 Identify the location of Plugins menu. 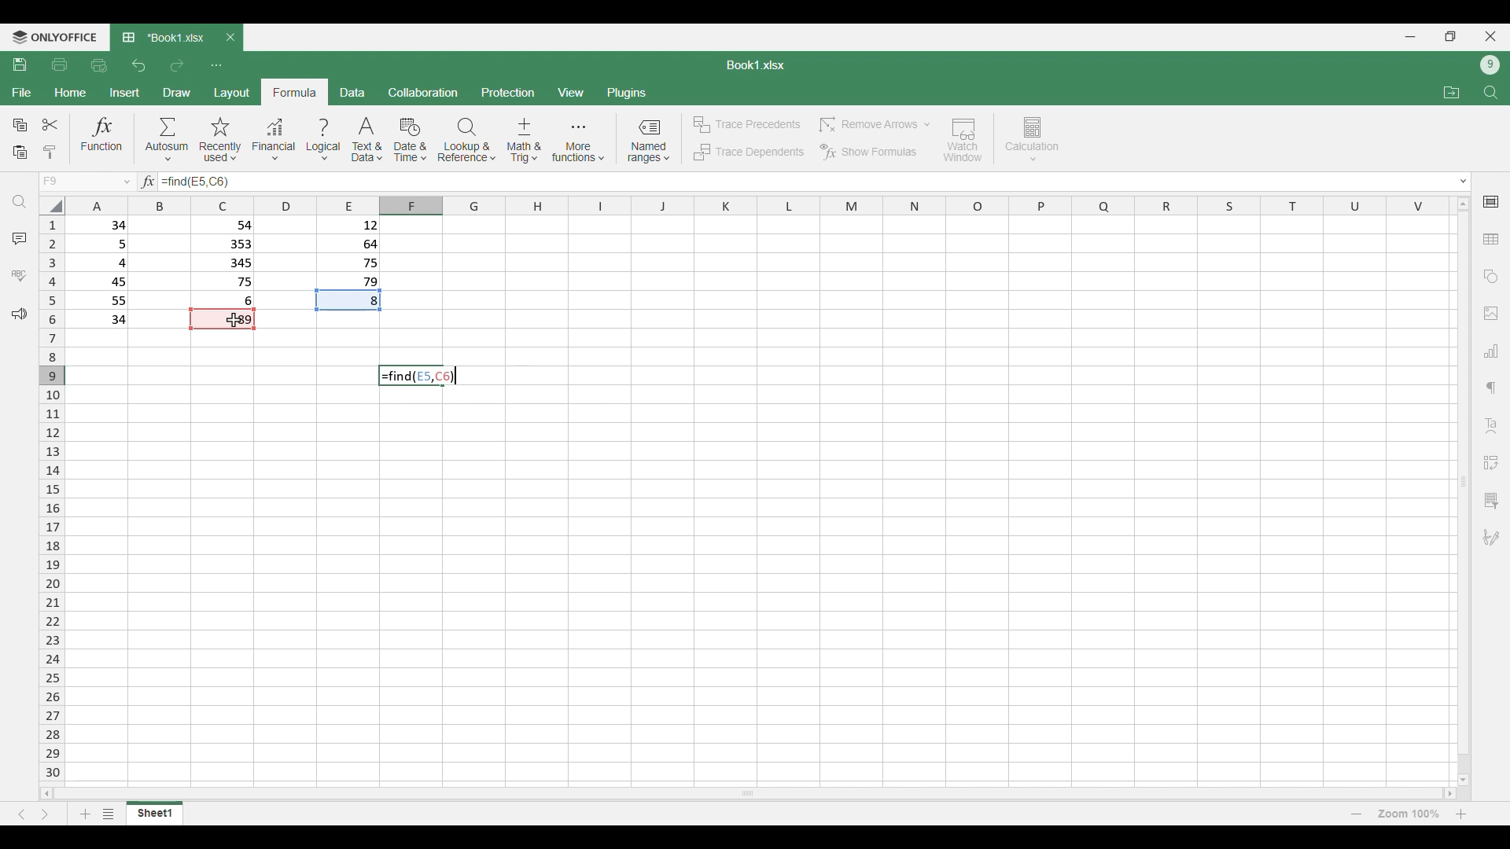
(627, 93).